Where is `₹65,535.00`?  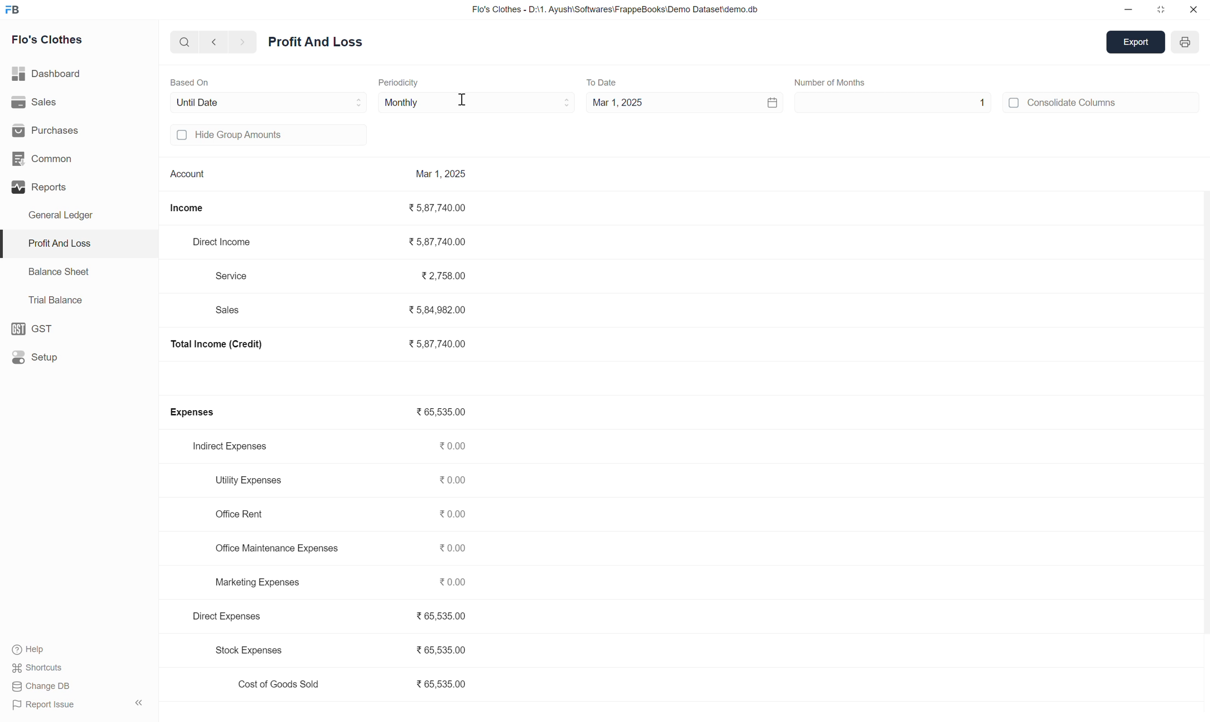
₹65,535.00 is located at coordinates (438, 413).